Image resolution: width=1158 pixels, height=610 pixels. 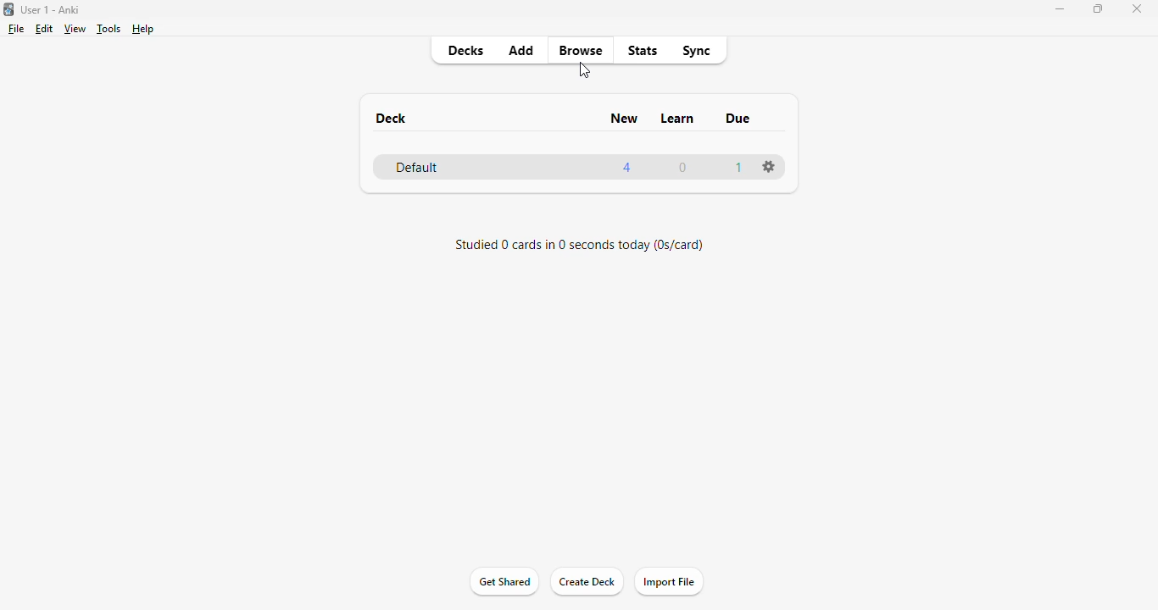 What do you see at coordinates (522, 51) in the screenshot?
I see `add` at bounding box center [522, 51].